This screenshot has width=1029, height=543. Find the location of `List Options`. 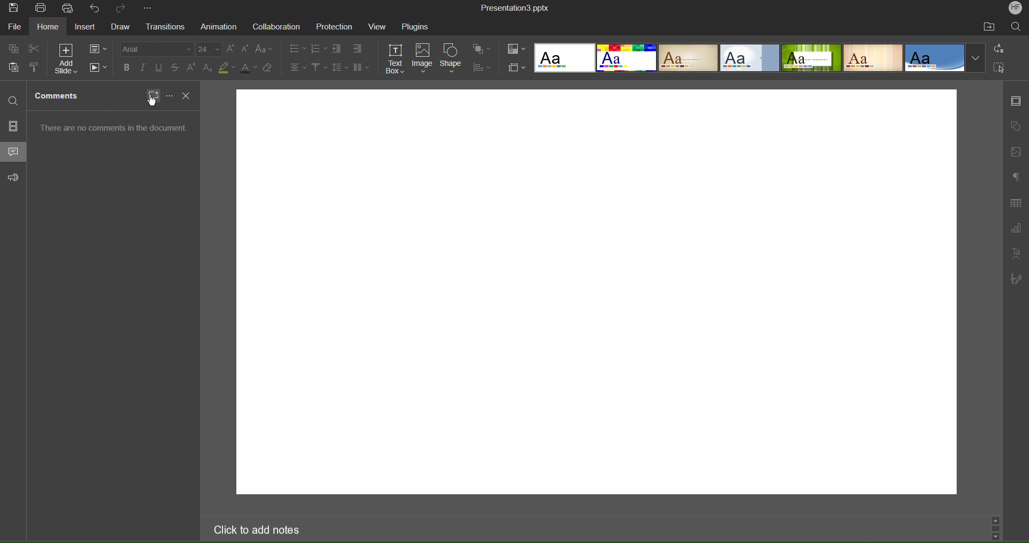

List Options is located at coordinates (296, 49).